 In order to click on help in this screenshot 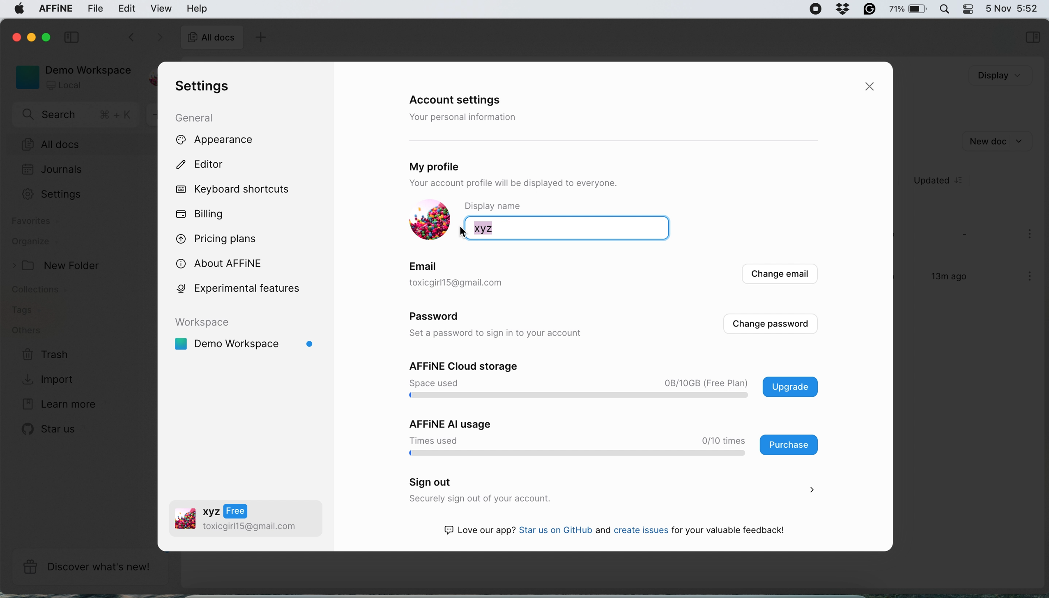, I will do `click(197, 8)`.